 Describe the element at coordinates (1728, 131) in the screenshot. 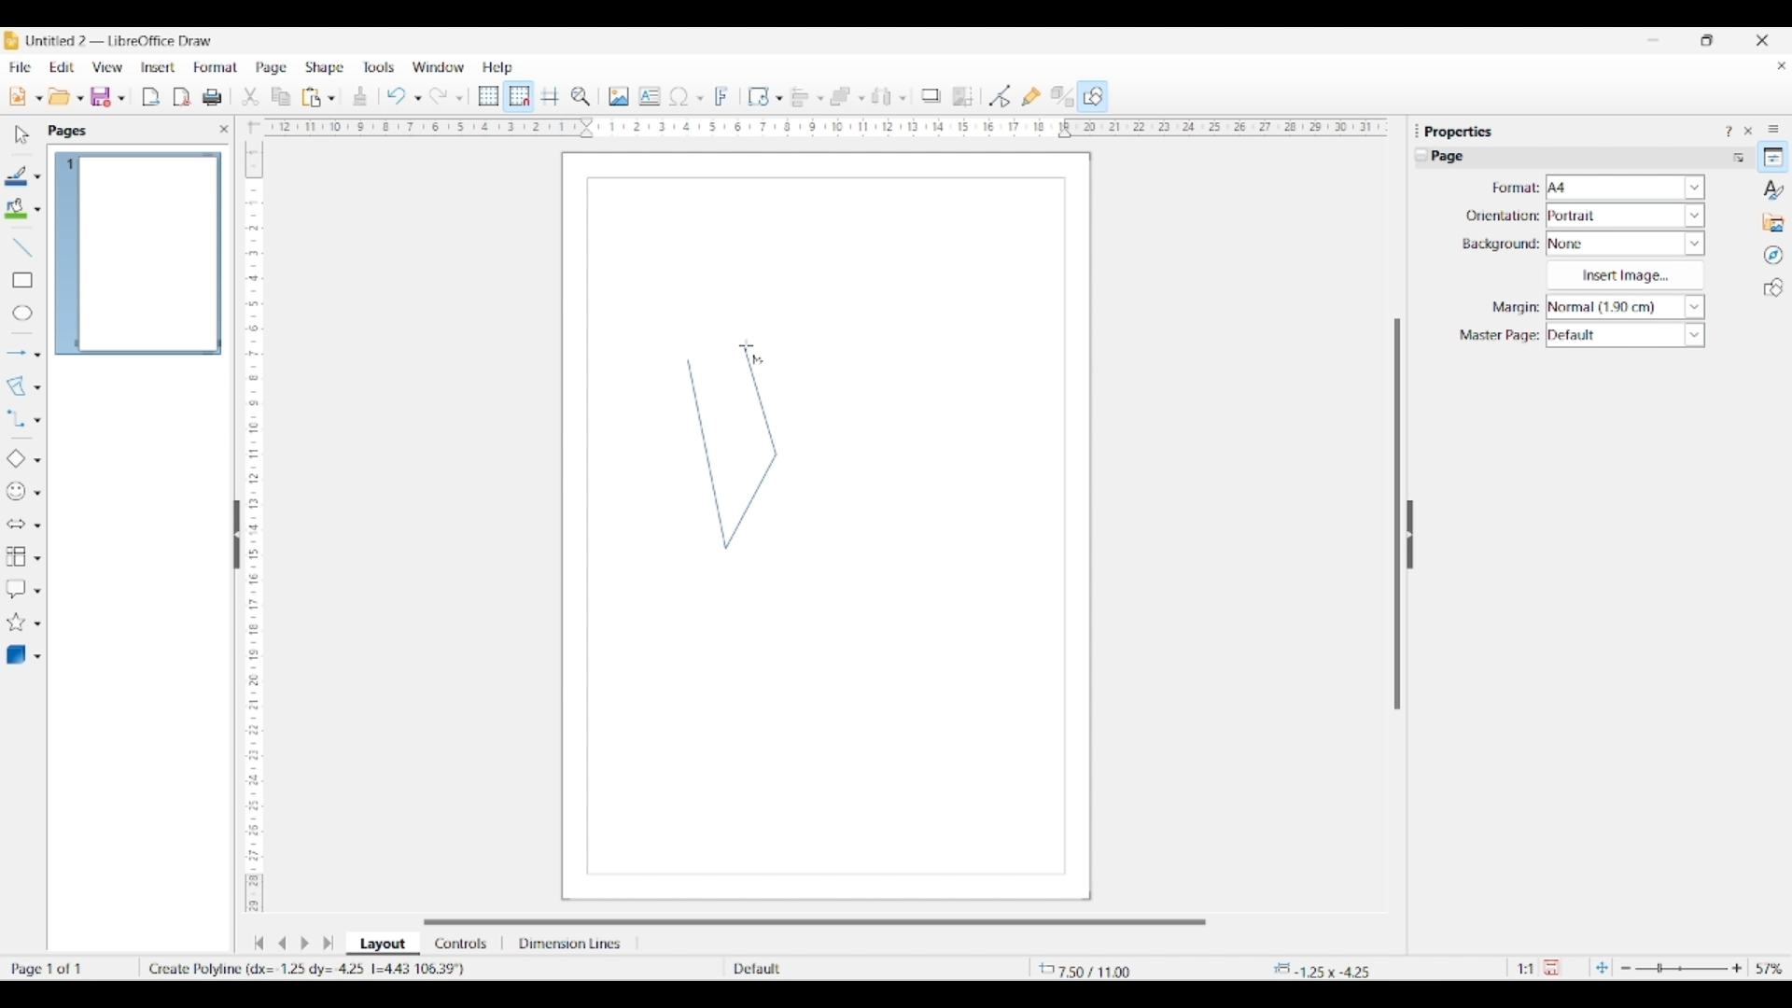

I see `Help about this sidebar` at that location.